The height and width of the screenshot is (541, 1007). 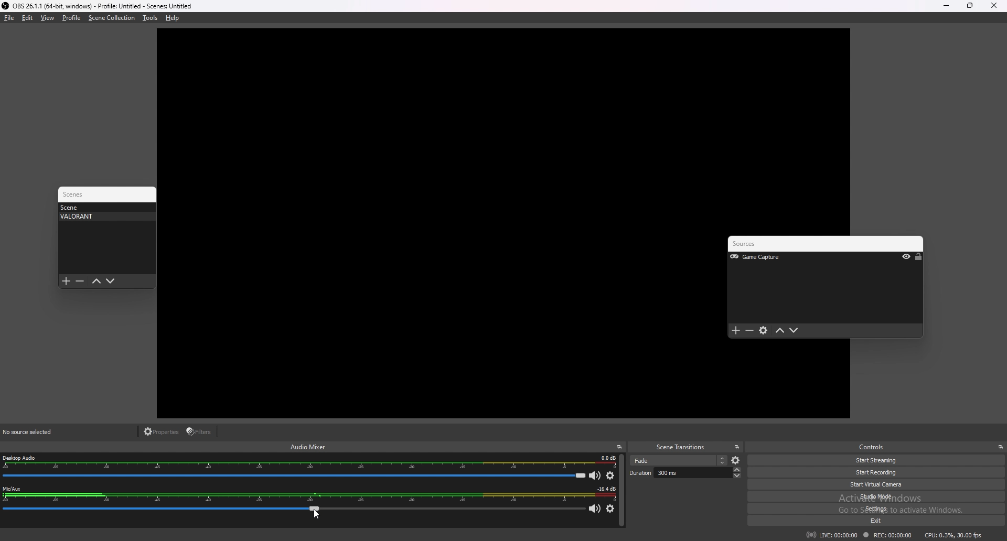 I want to click on remove, so click(x=80, y=282).